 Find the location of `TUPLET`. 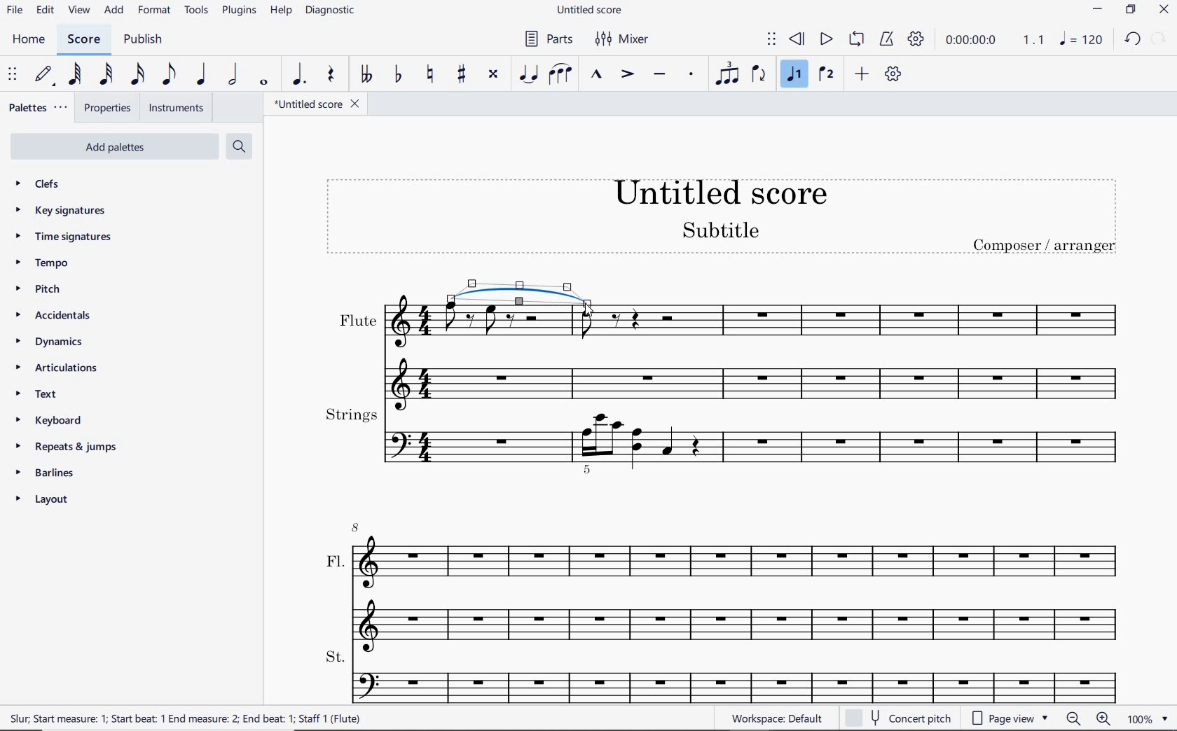

TUPLET is located at coordinates (727, 76).